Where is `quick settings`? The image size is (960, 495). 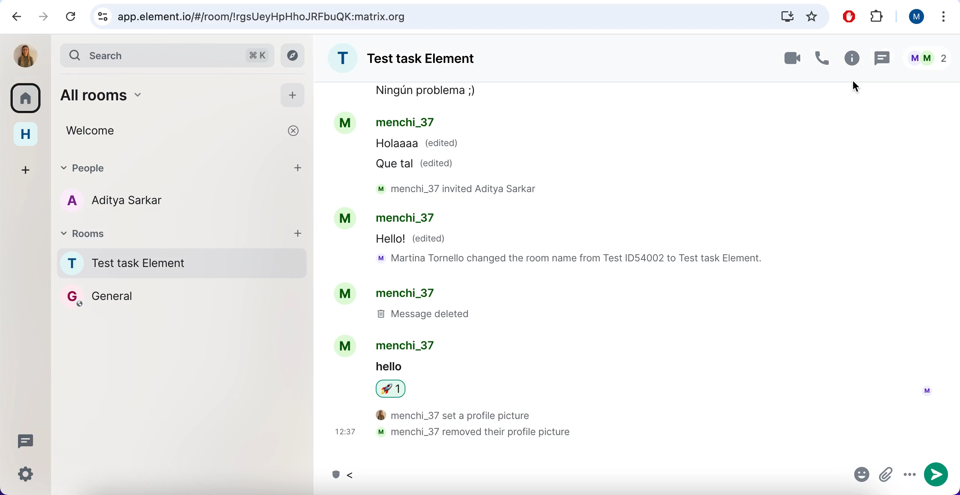
quick settings is located at coordinates (27, 474).